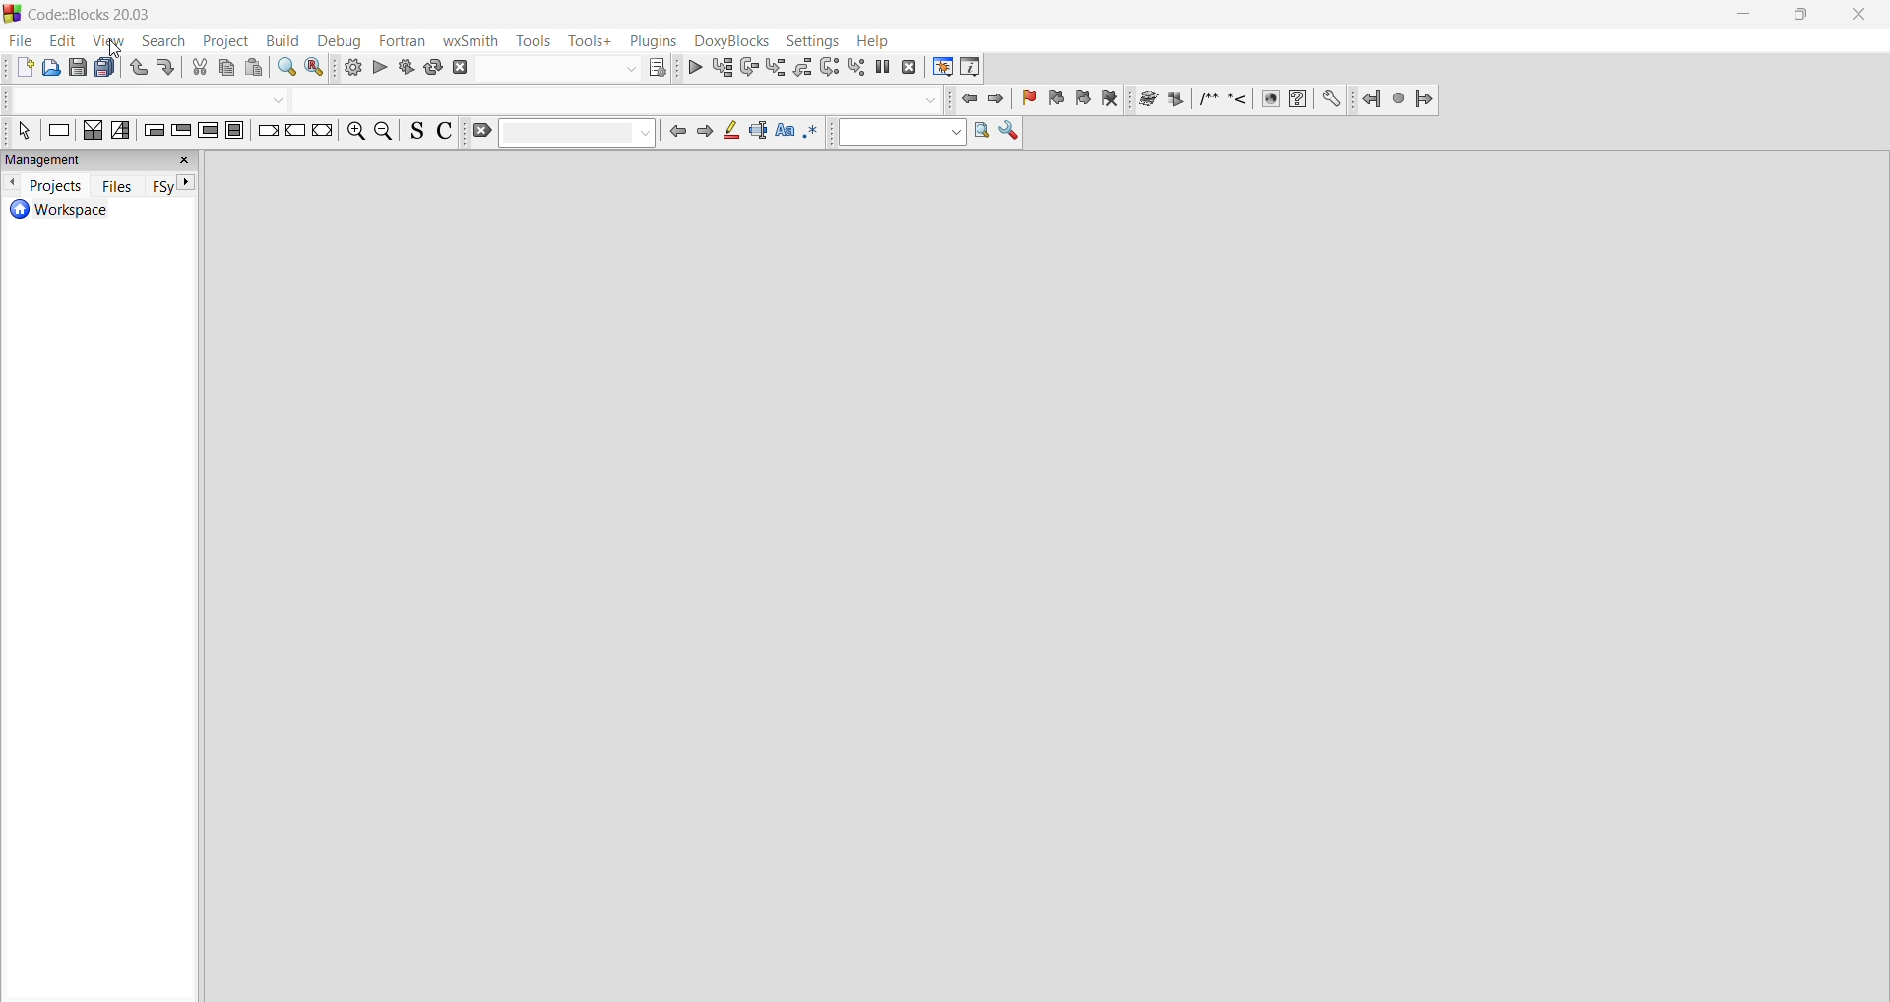 This screenshot has width=1890, height=1002. What do you see at coordinates (880, 41) in the screenshot?
I see `help` at bounding box center [880, 41].